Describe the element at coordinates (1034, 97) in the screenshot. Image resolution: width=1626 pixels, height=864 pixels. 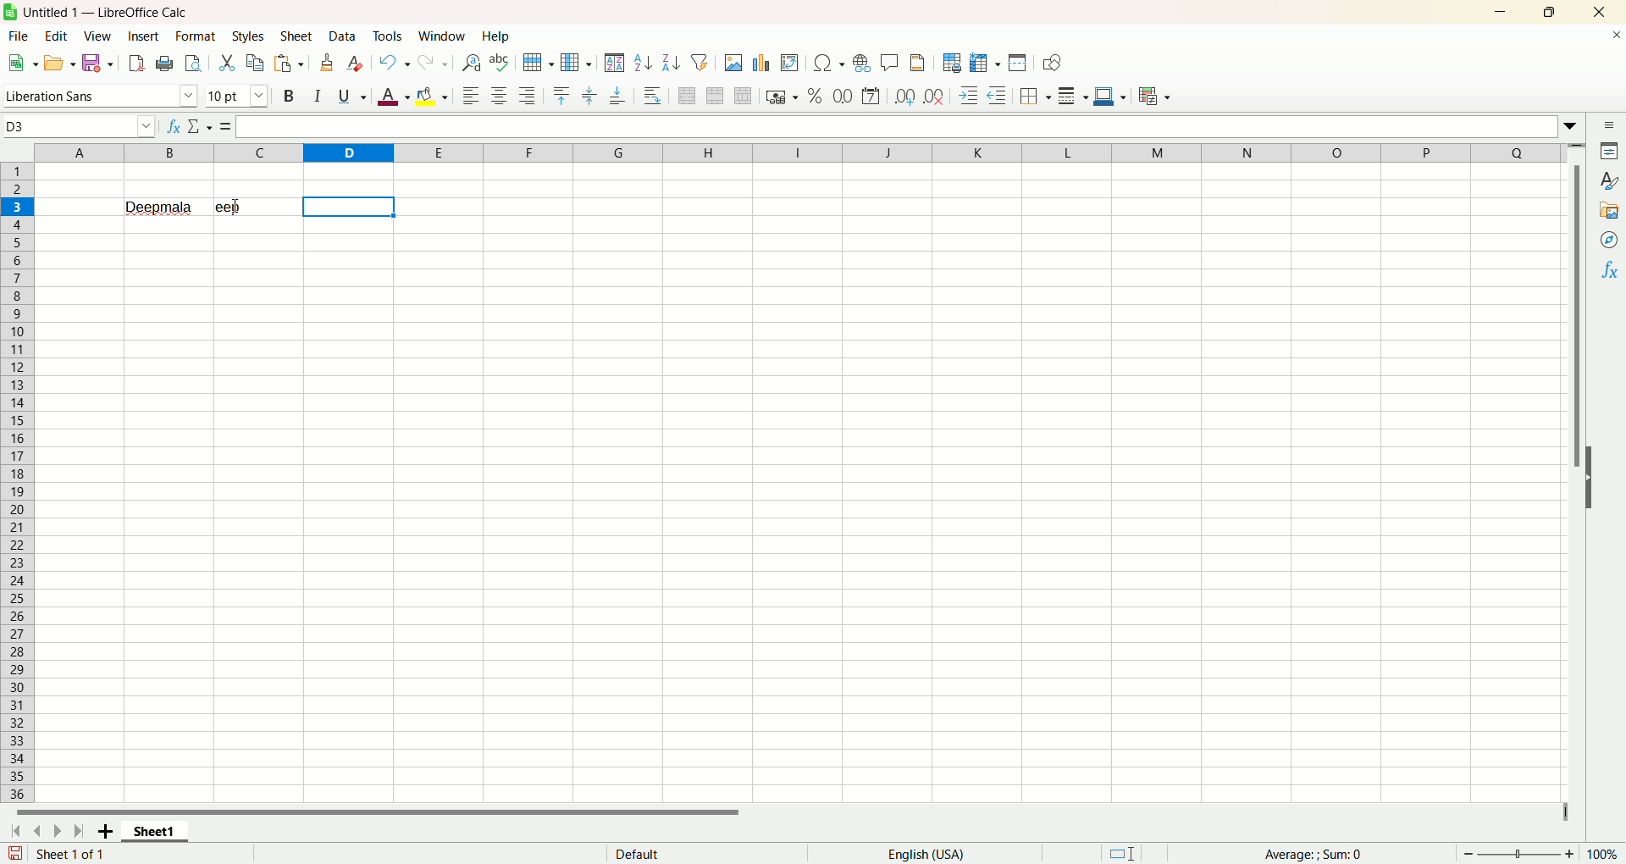
I see `Borders` at that location.